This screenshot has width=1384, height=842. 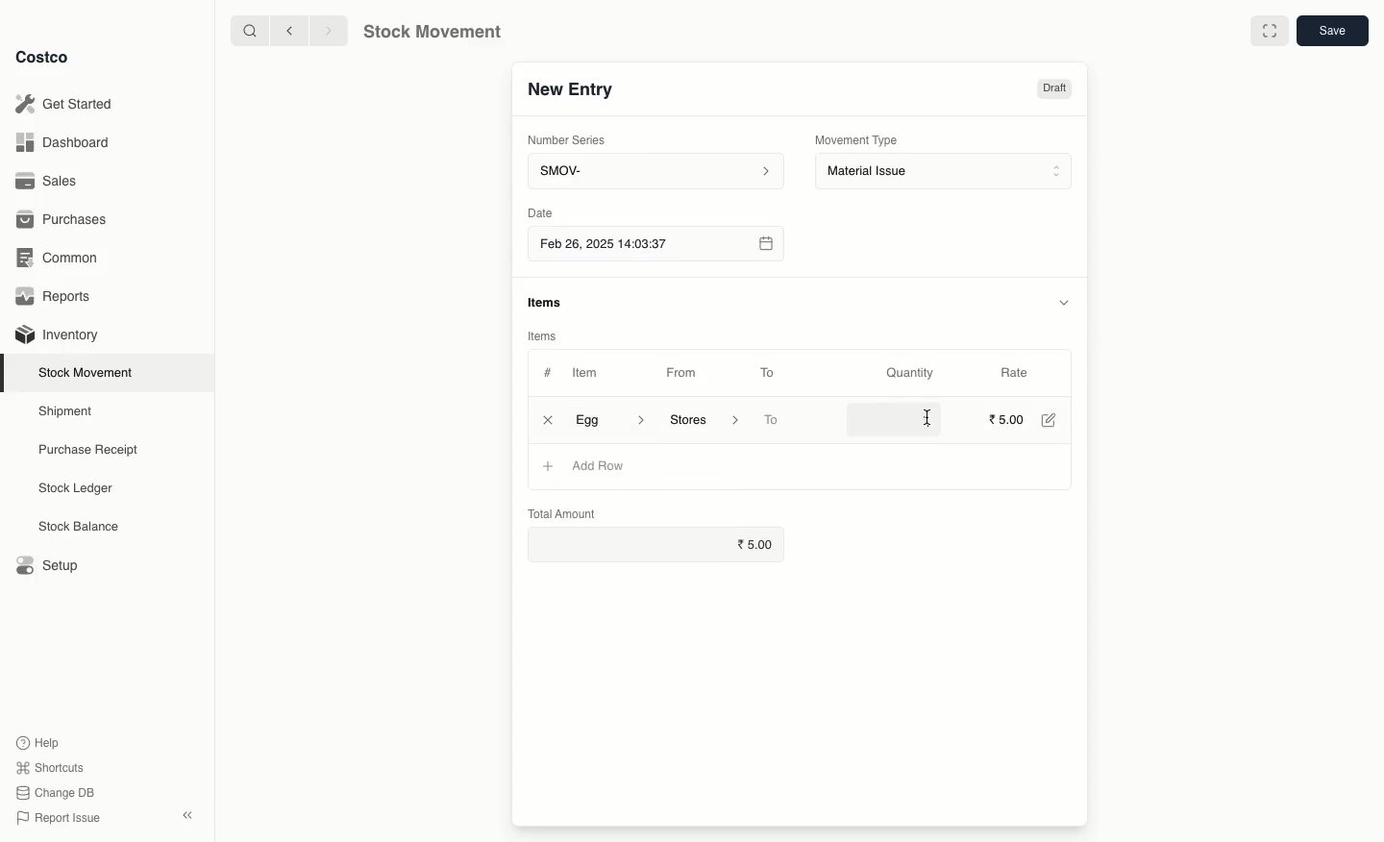 I want to click on From, so click(x=688, y=376).